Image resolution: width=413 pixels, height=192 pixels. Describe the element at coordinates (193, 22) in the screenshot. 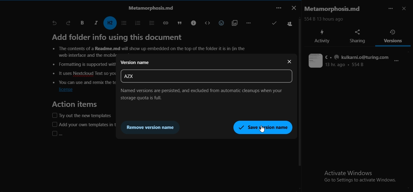

I see `callouts` at that location.